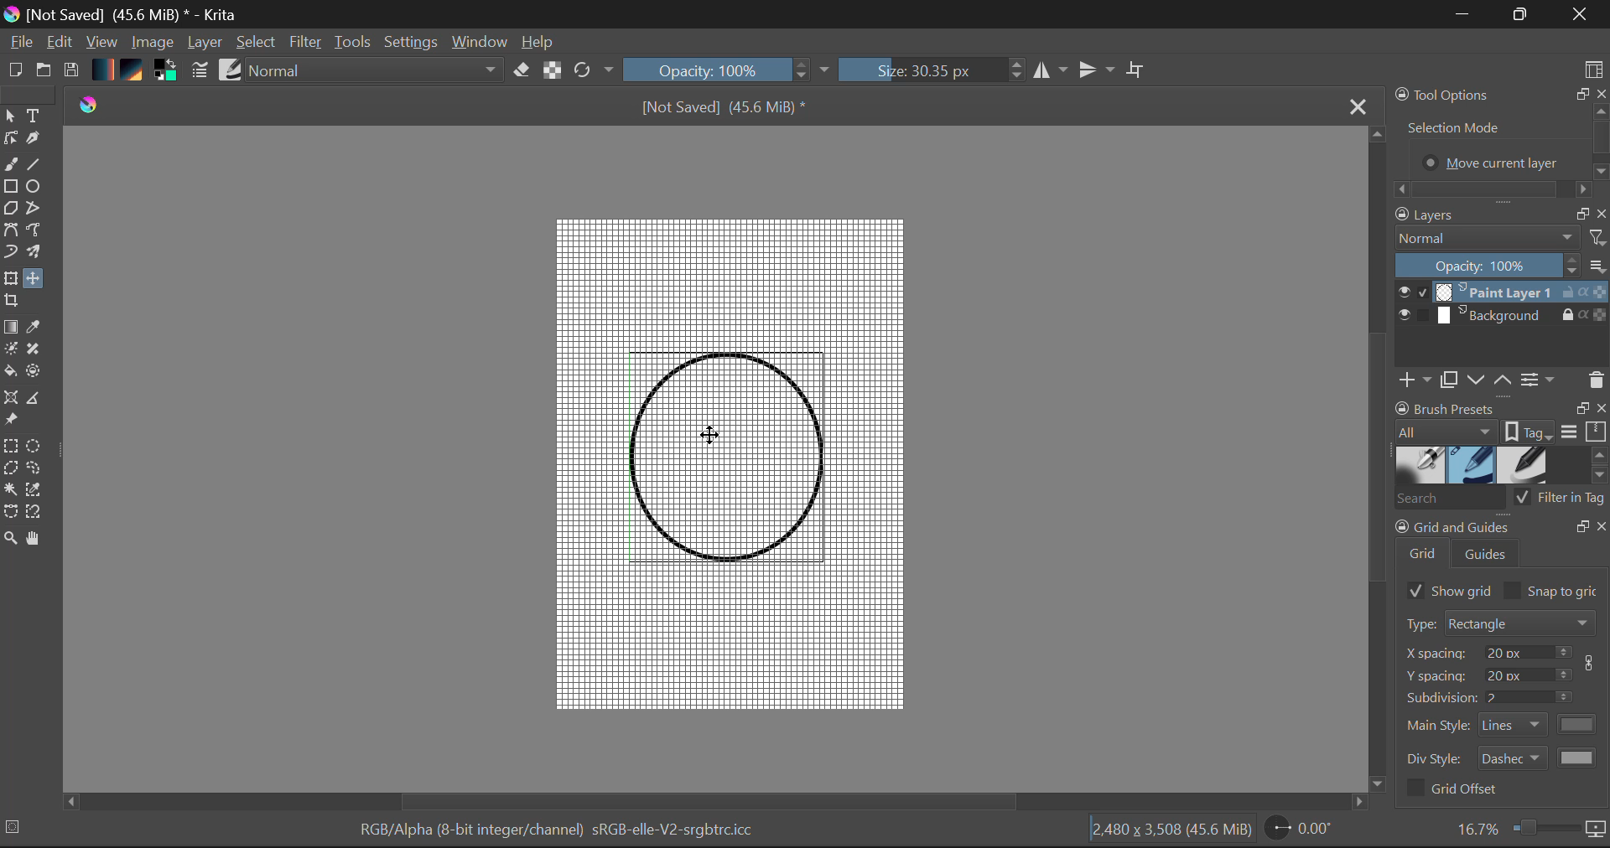 The image size is (1610, 848). Describe the element at coordinates (11, 116) in the screenshot. I see `Select` at that location.